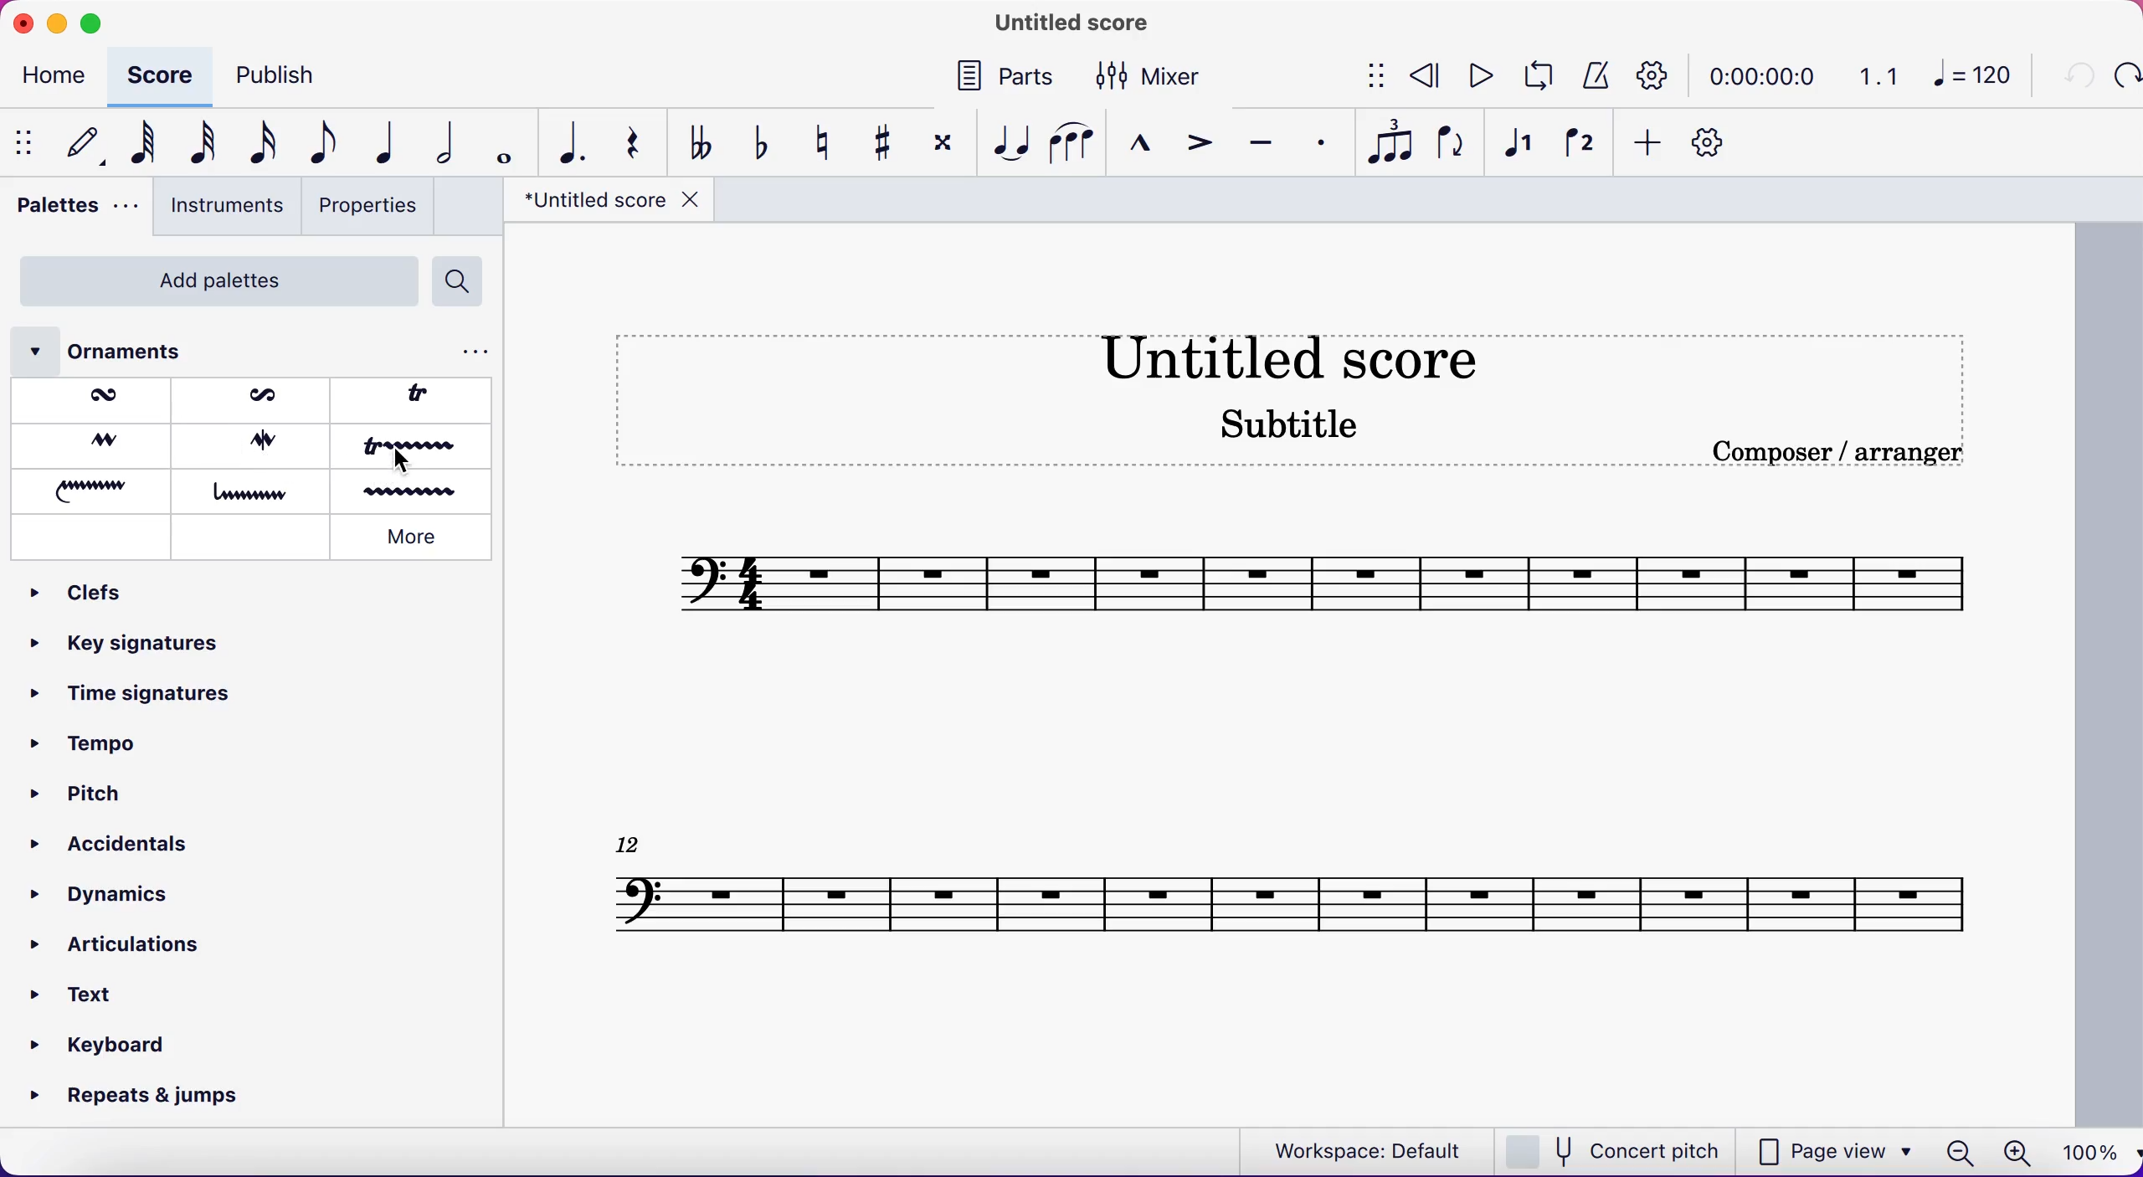 The width and height of the screenshot is (2143, 1177). Describe the element at coordinates (477, 352) in the screenshot. I see `more options` at that location.